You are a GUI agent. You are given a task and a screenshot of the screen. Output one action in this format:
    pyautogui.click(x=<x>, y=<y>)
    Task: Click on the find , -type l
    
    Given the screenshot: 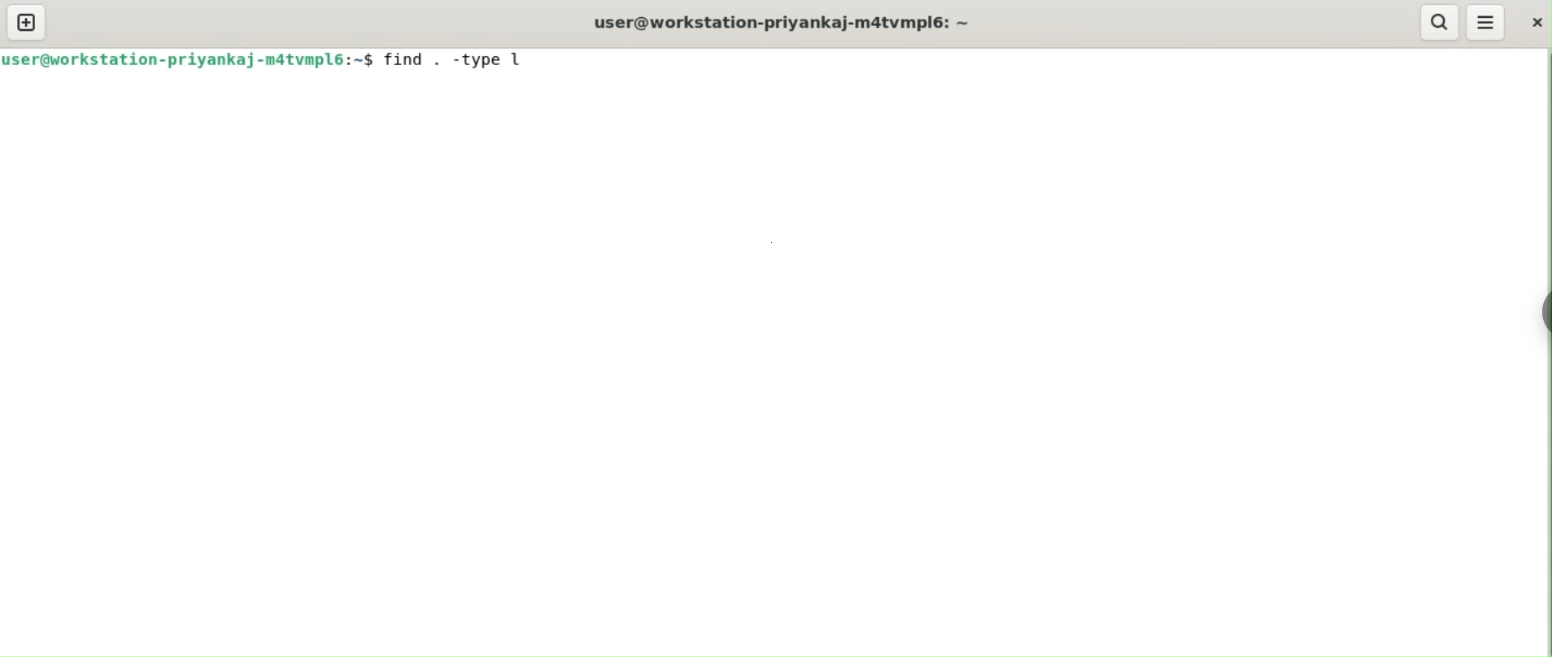 What is the action you would take?
    pyautogui.click(x=459, y=60)
    